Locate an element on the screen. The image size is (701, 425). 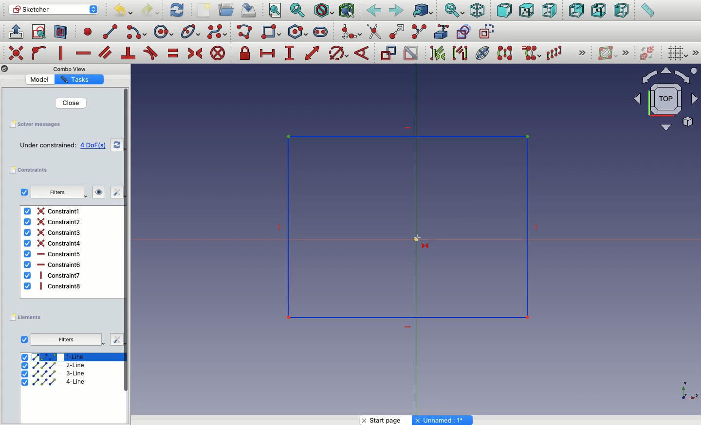
refresh is located at coordinates (117, 145).